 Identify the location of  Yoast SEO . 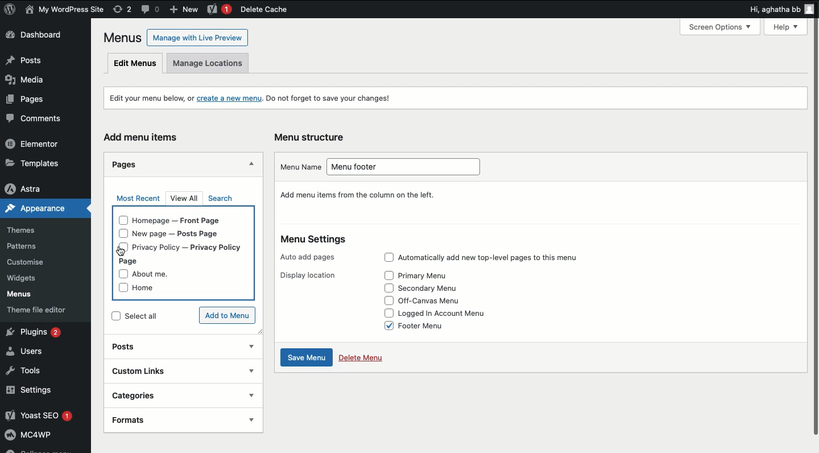
(44, 416).